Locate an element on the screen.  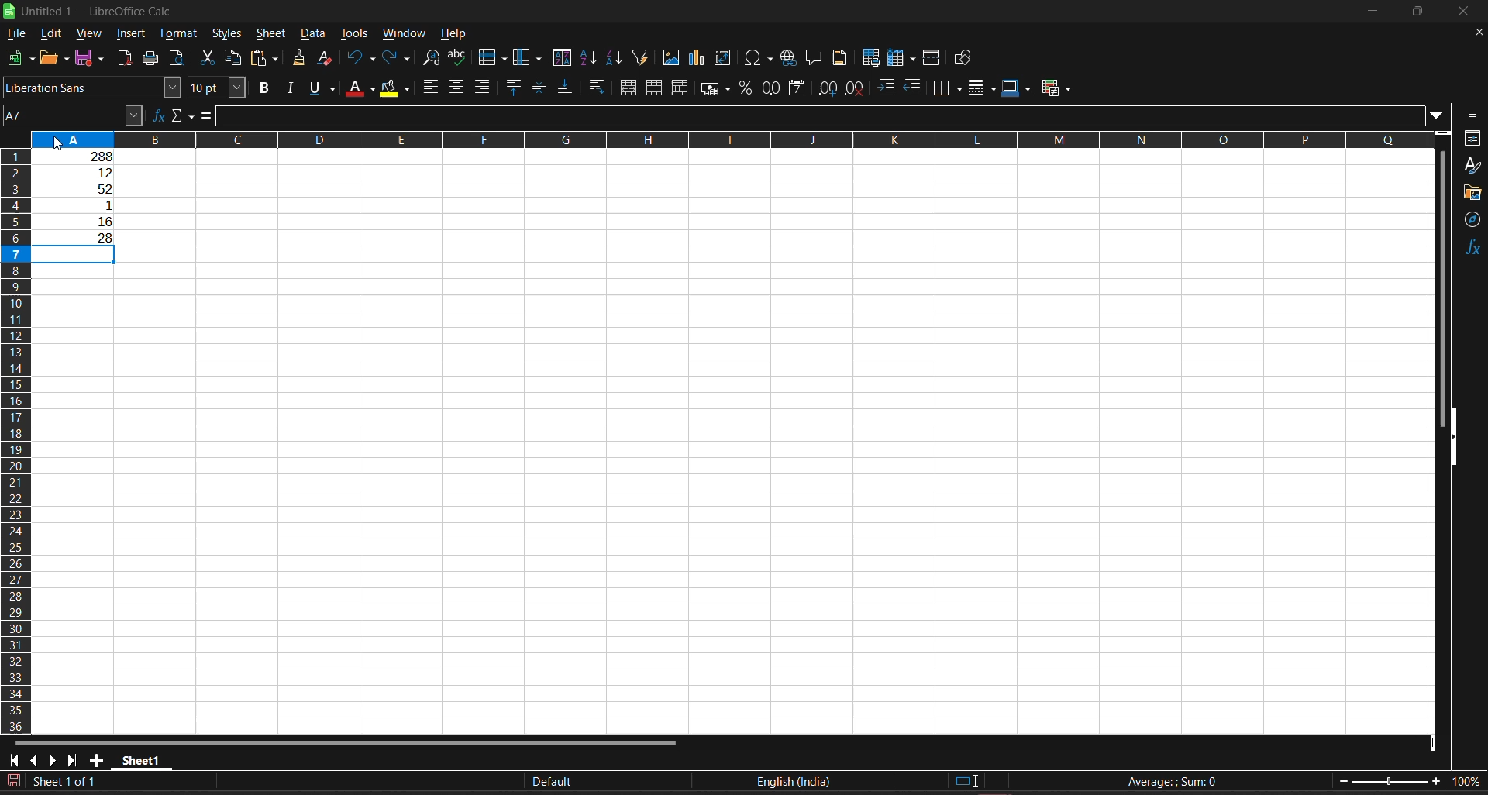
scroll to first sheet is located at coordinates (12, 758).